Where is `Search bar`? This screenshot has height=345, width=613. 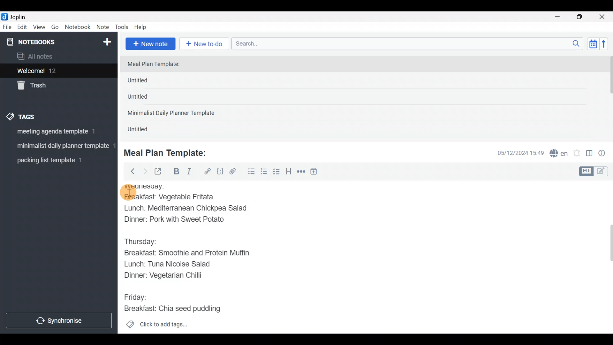 Search bar is located at coordinates (409, 43).